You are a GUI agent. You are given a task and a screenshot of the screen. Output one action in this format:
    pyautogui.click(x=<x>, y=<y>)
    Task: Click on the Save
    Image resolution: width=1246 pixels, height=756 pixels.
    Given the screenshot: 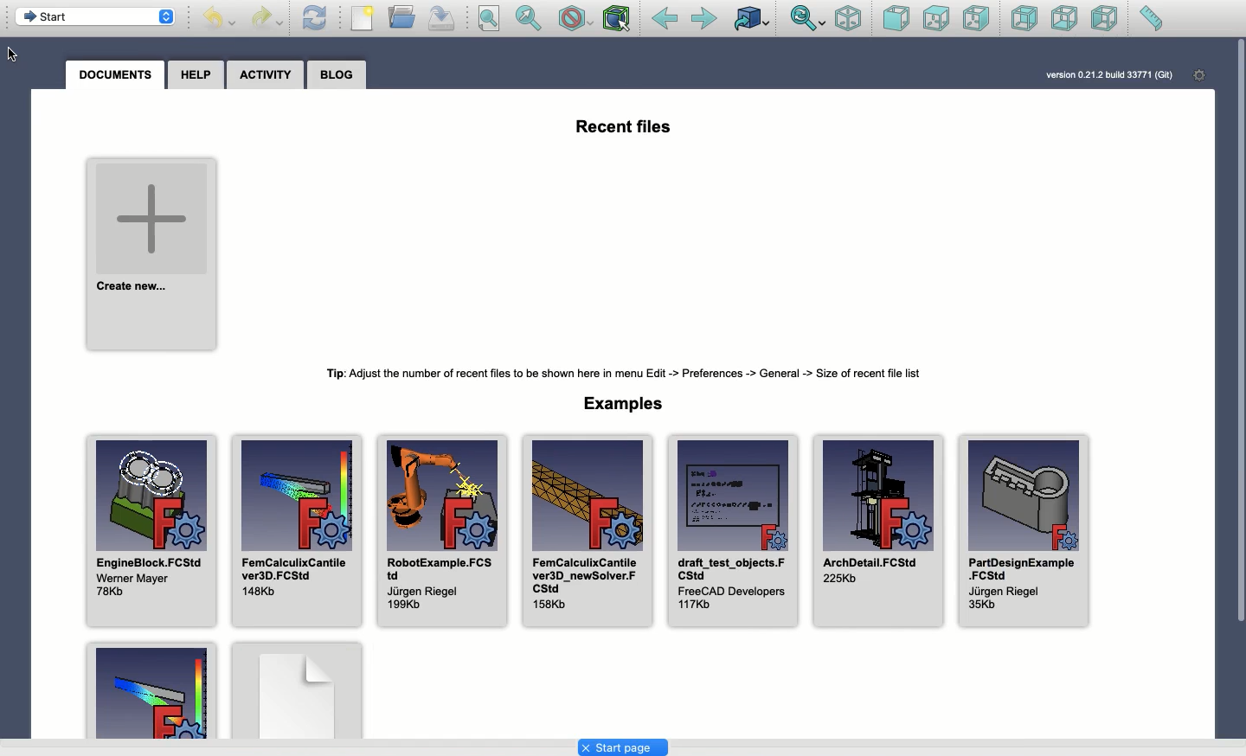 What is the action you would take?
    pyautogui.click(x=441, y=17)
    